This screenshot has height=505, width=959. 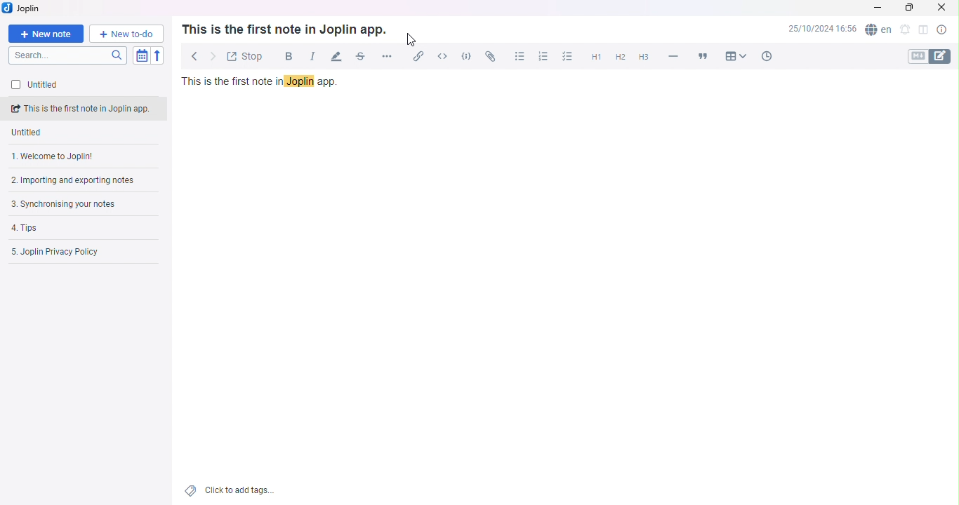 I want to click on Insert/edit link, so click(x=416, y=58).